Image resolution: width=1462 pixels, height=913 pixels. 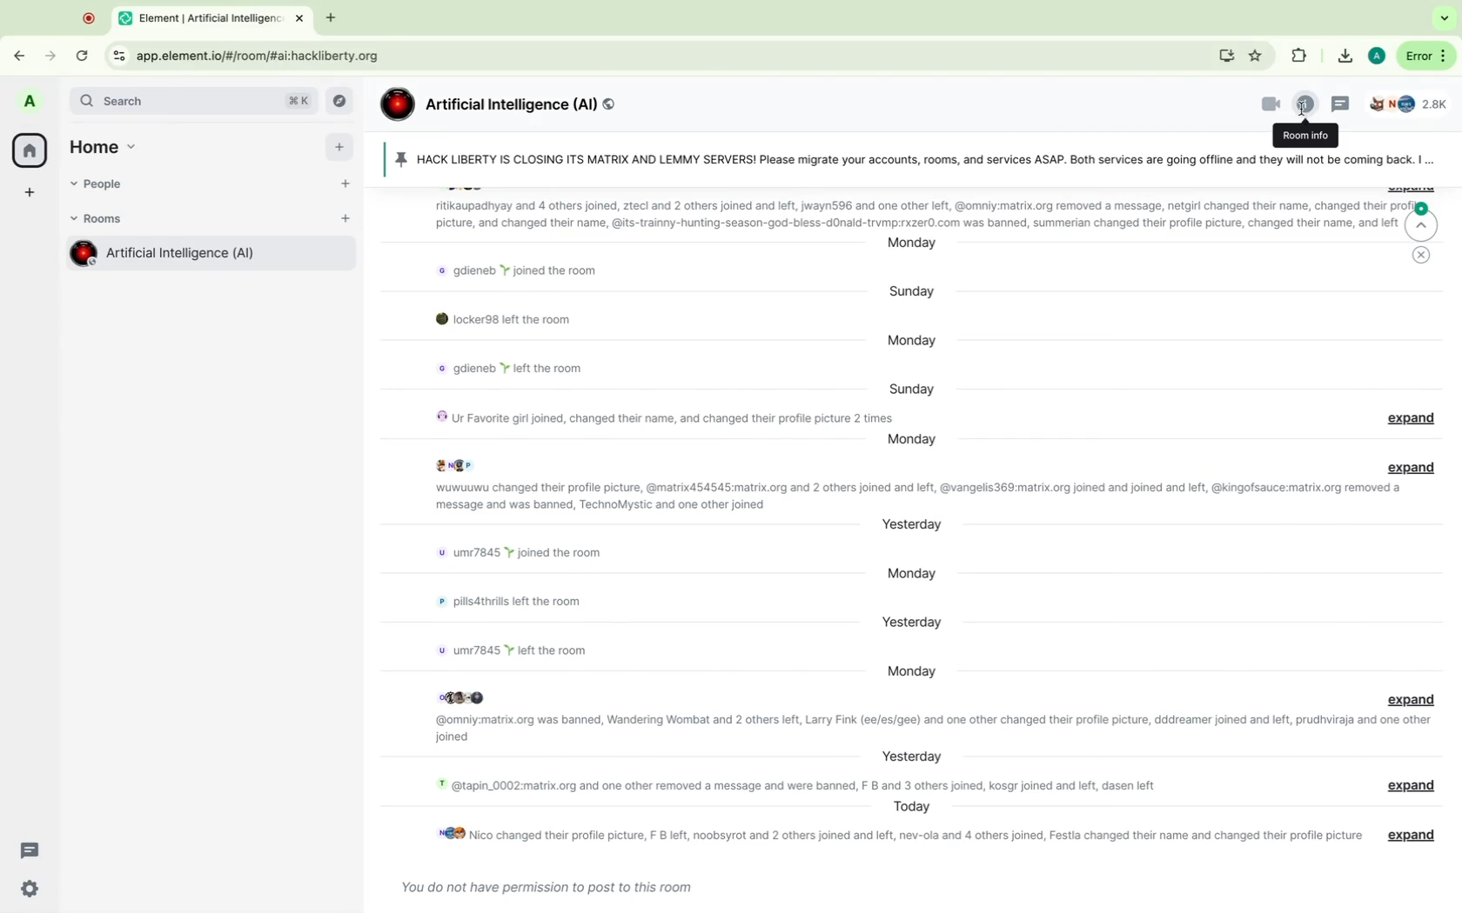 What do you see at coordinates (455, 467) in the screenshot?
I see `profile pictures` at bounding box center [455, 467].